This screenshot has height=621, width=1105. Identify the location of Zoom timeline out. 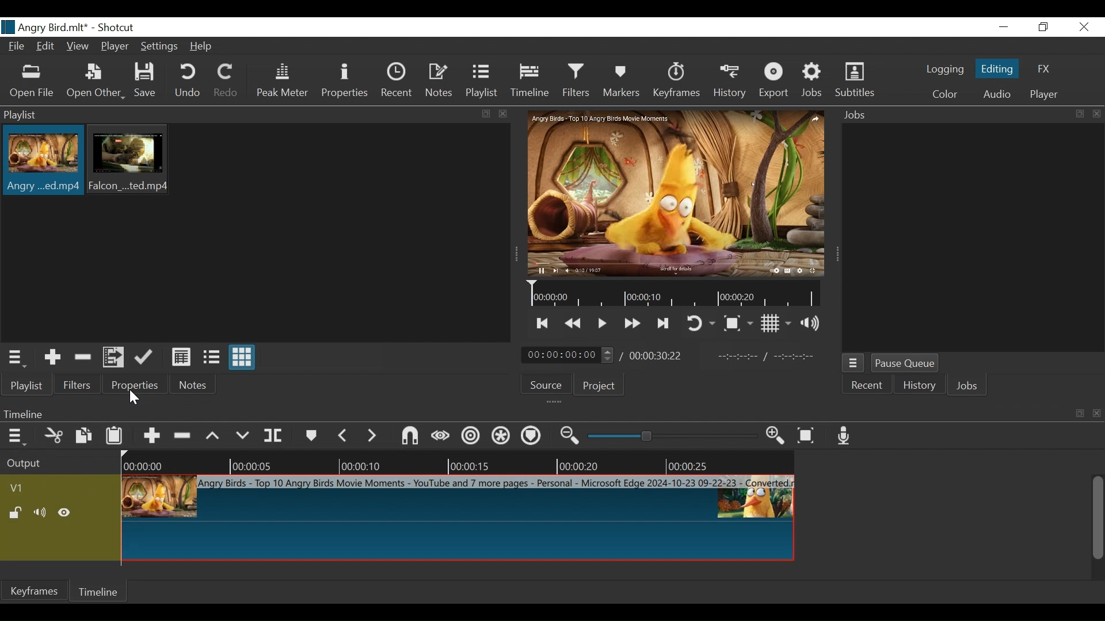
(571, 436).